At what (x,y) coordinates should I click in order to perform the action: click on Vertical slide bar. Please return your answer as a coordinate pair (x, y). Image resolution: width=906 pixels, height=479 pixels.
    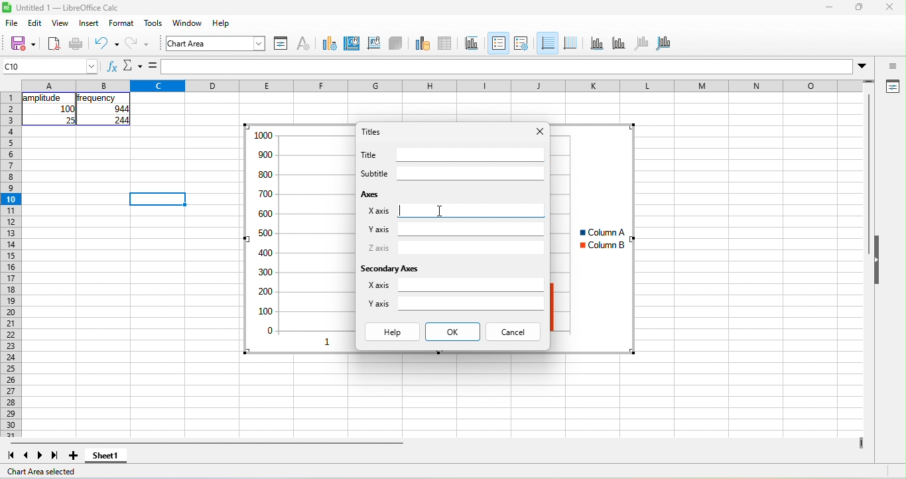
    Looking at the image, I should click on (868, 174).